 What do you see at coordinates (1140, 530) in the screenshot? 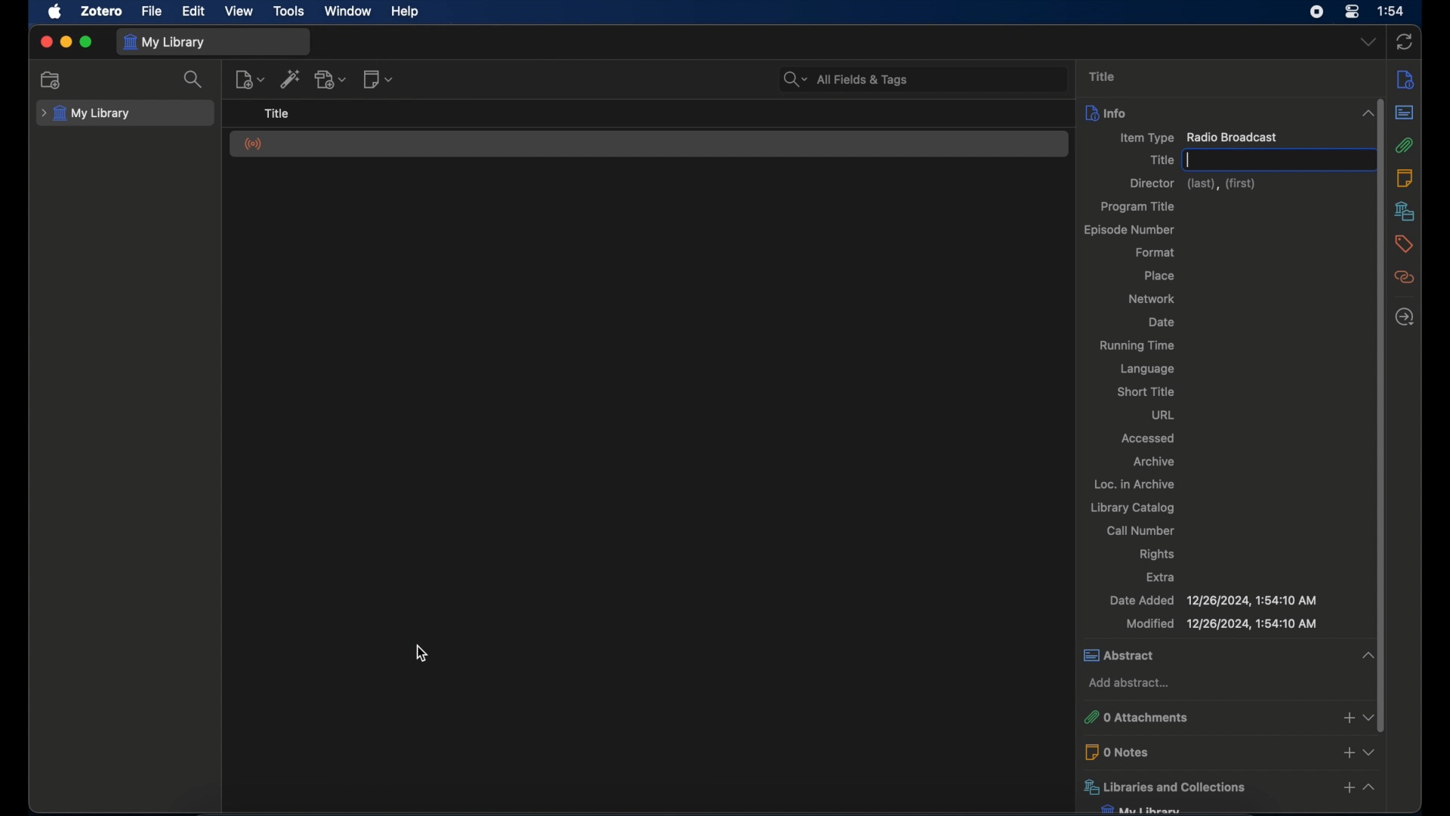
I see `call number` at bounding box center [1140, 530].